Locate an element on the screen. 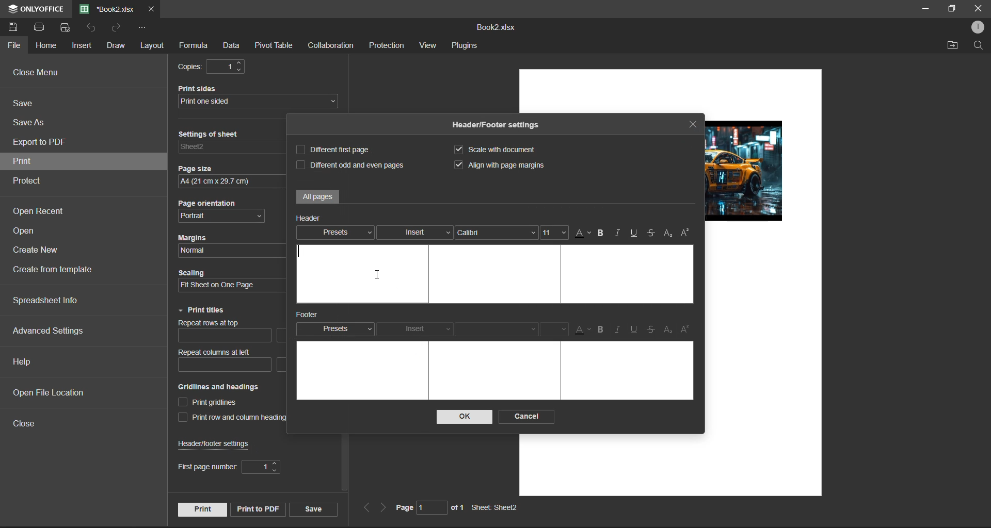  align with page margins is located at coordinates (507, 165).